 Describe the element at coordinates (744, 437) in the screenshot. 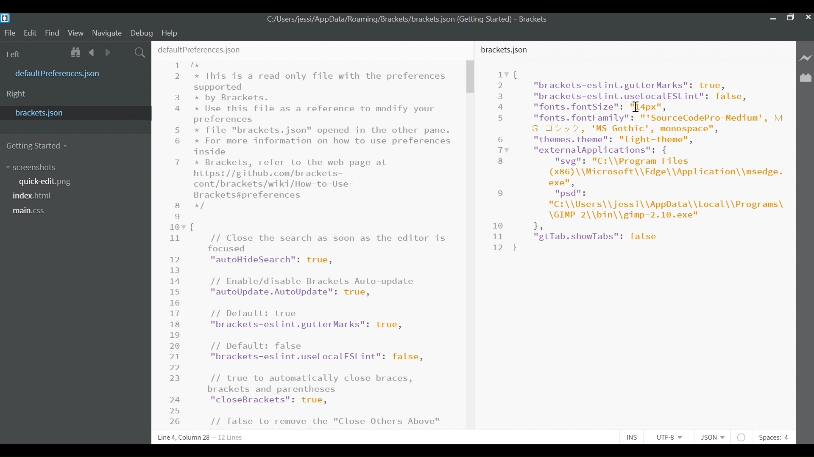

I see `No lintel Available for JSON` at that location.